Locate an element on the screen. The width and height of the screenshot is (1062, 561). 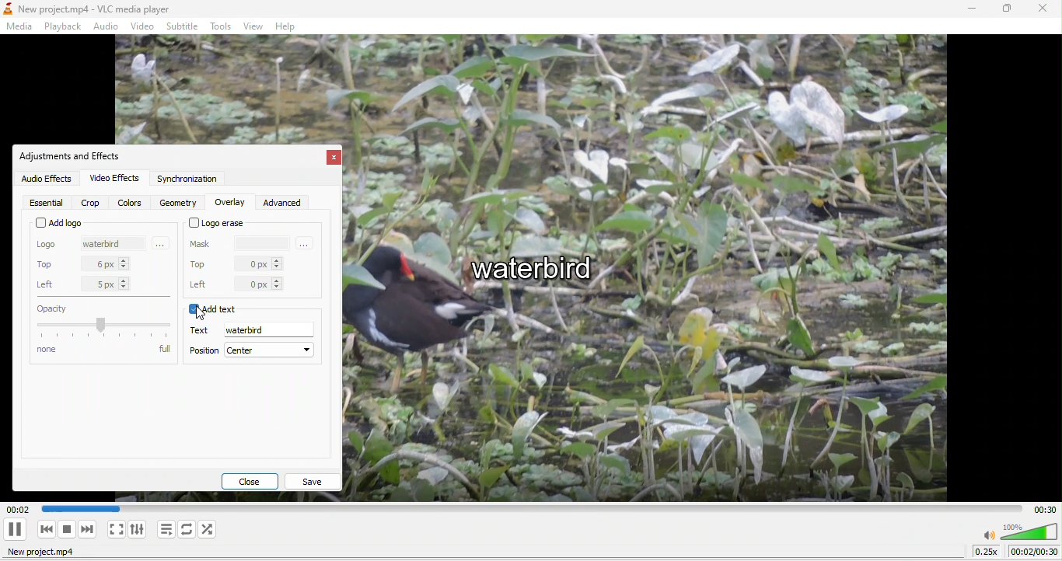
logo erase is located at coordinates (219, 223).